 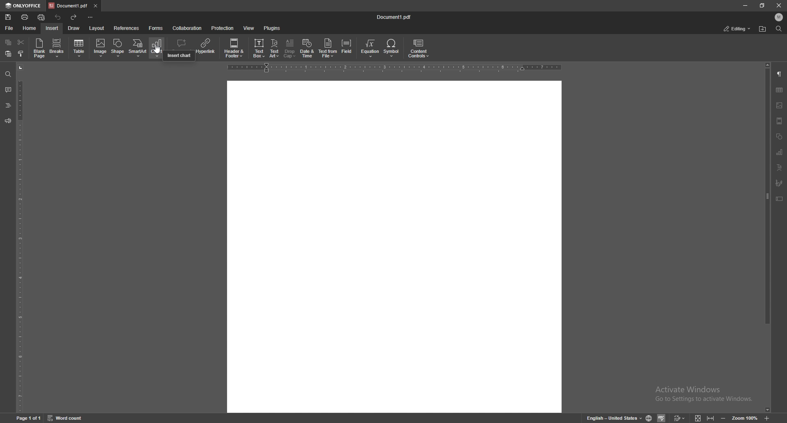 What do you see at coordinates (100, 47) in the screenshot?
I see `checkbox` at bounding box center [100, 47].